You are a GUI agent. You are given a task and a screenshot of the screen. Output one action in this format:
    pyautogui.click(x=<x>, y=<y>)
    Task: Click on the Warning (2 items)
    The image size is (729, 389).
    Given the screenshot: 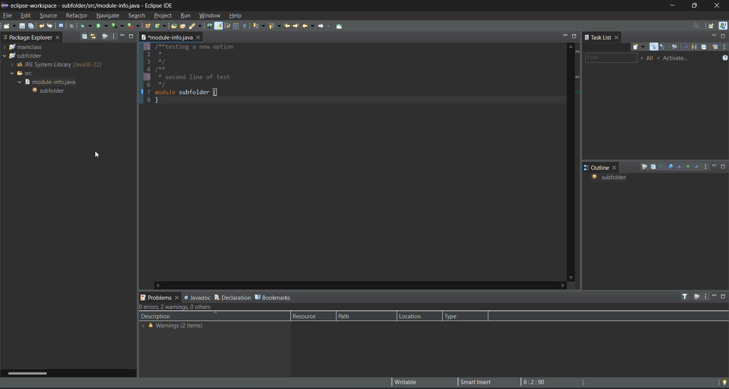 What is the action you would take?
    pyautogui.click(x=175, y=327)
    